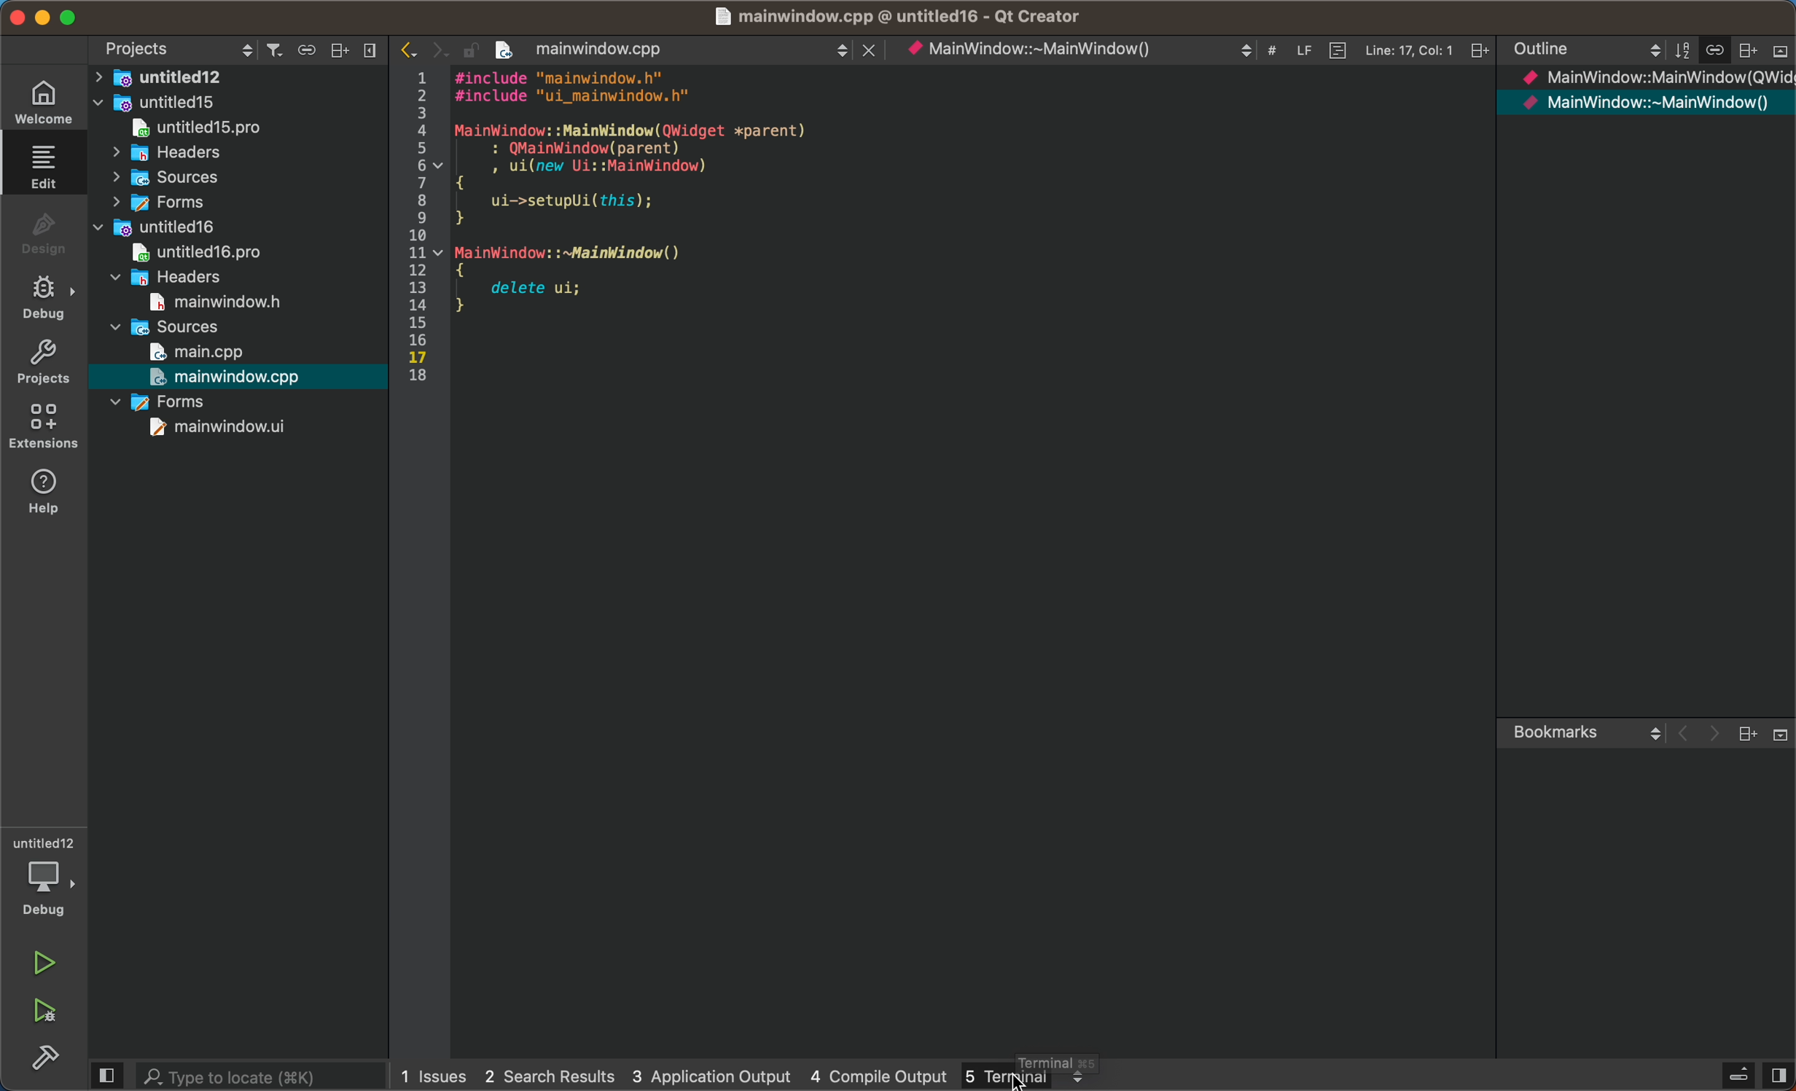  Describe the element at coordinates (237, 103) in the screenshot. I see `file and folder` at that location.